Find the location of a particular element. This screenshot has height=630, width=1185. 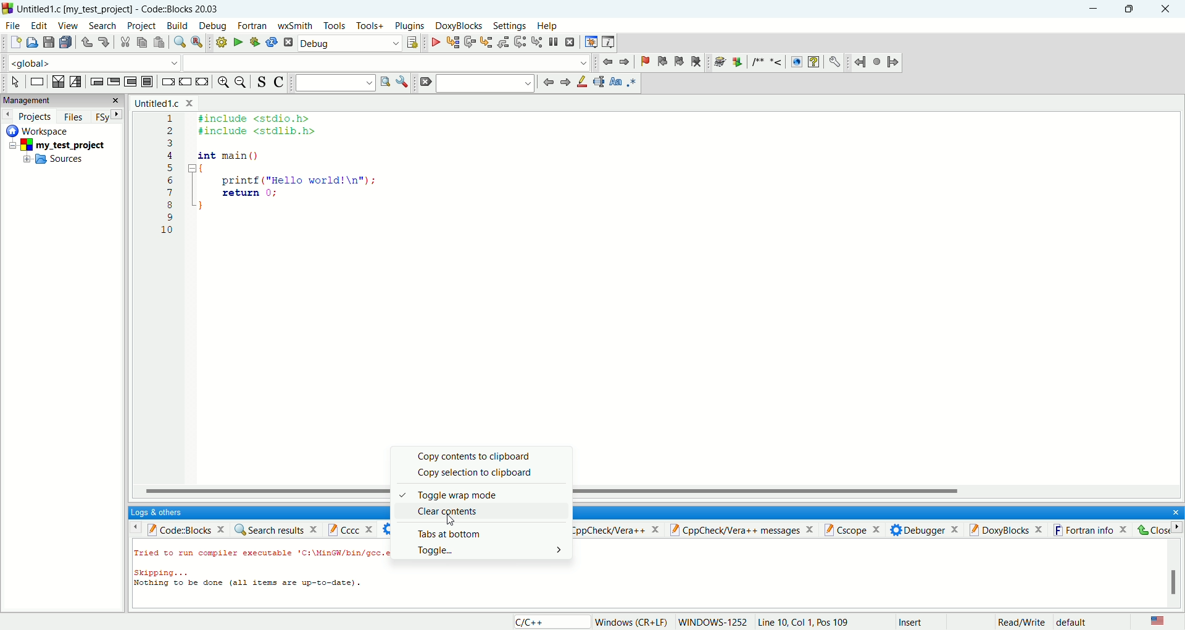

close is located at coordinates (1165, 9).